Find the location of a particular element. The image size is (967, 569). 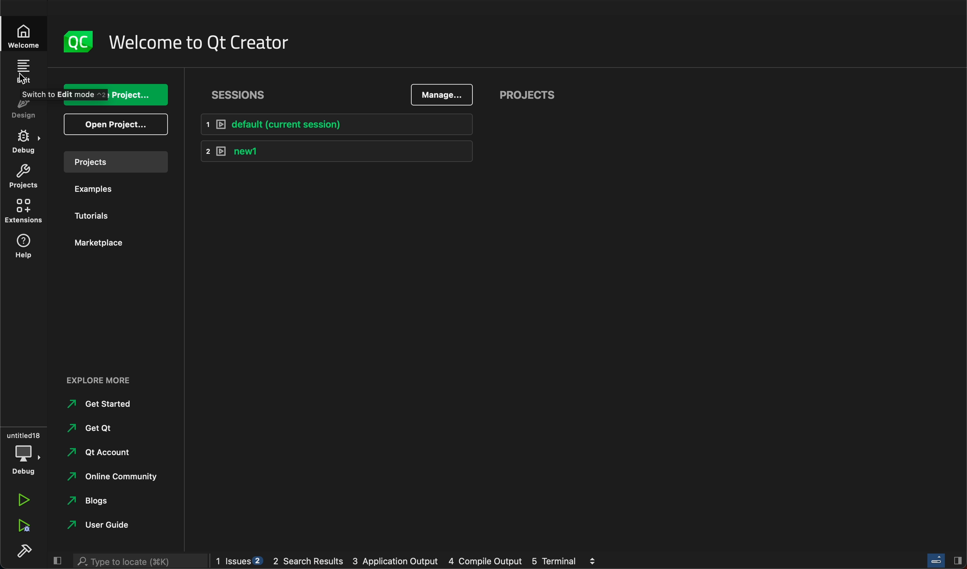

default is located at coordinates (336, 123).